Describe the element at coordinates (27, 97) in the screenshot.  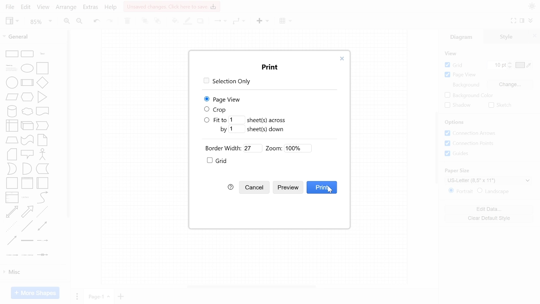
I see `Hexagon` at that location.